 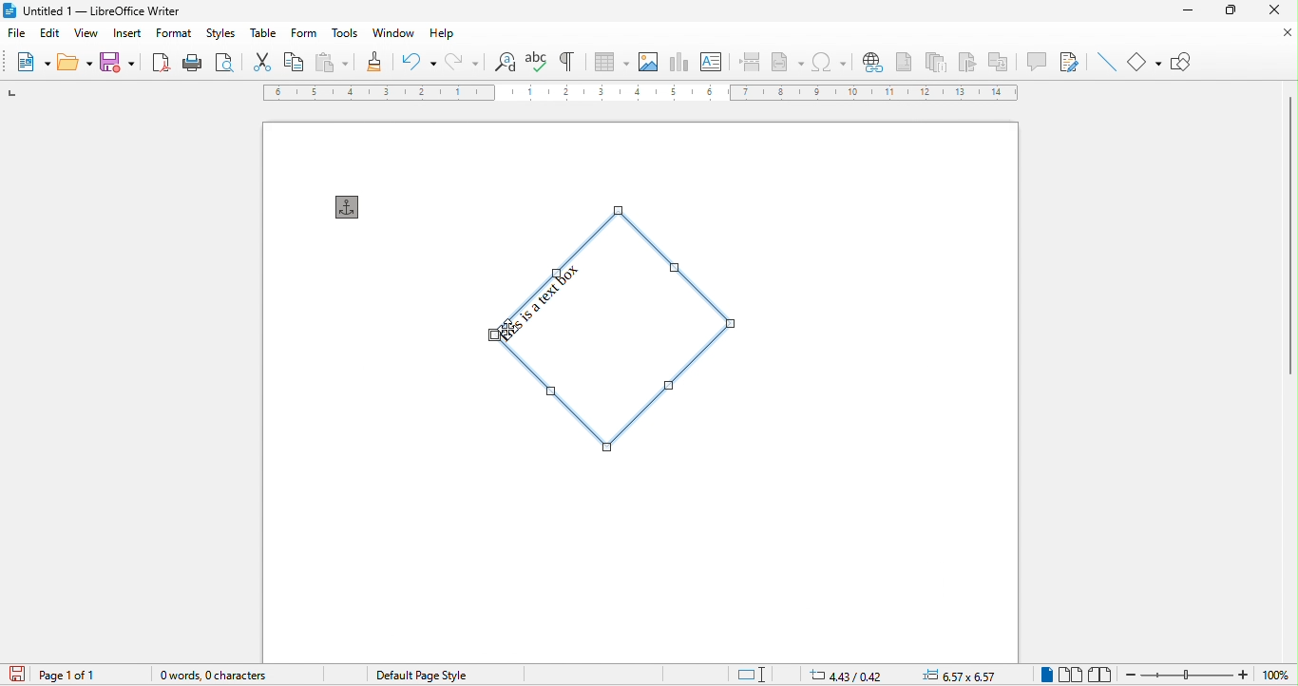 I want to click on show draw function, so click(x=1183, y=59).